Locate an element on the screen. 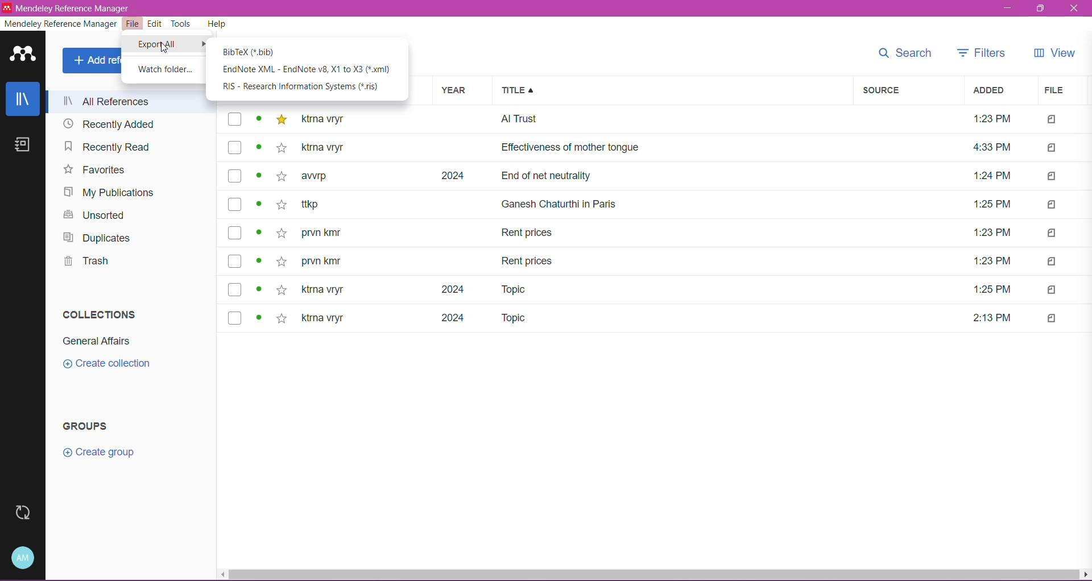 This screenshot has height=581, width=1092. View is located at coordinates (1055, 53).